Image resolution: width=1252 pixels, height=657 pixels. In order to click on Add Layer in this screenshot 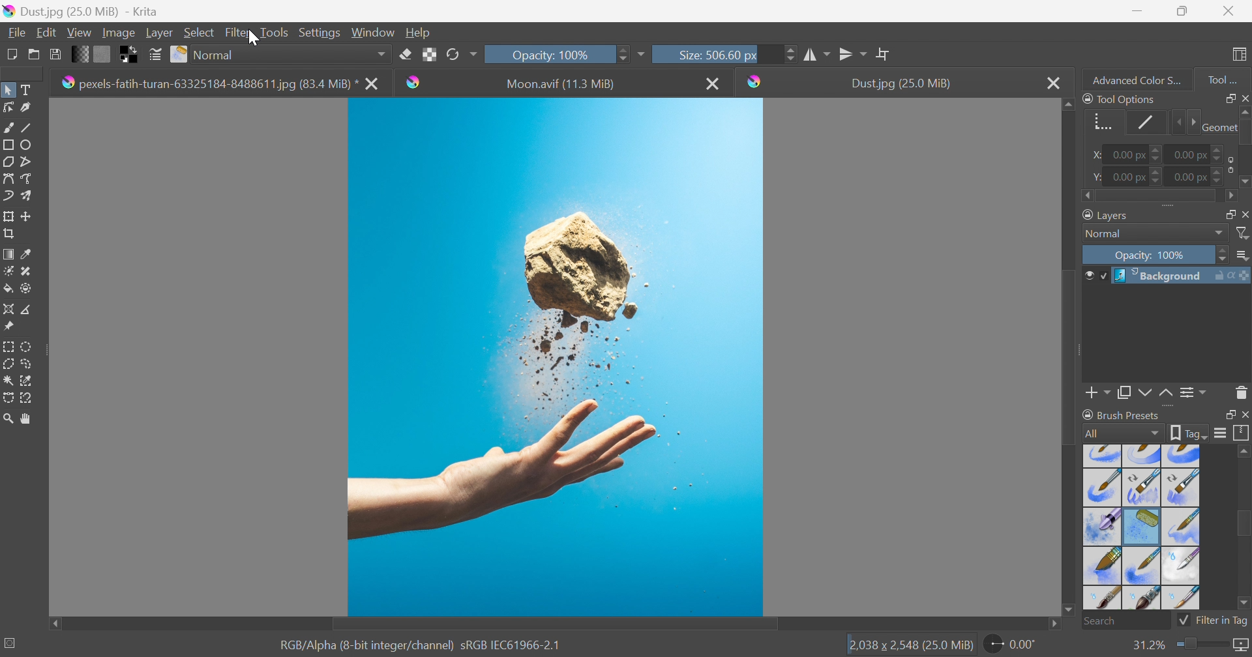, I will do `click(1098, 394)`.